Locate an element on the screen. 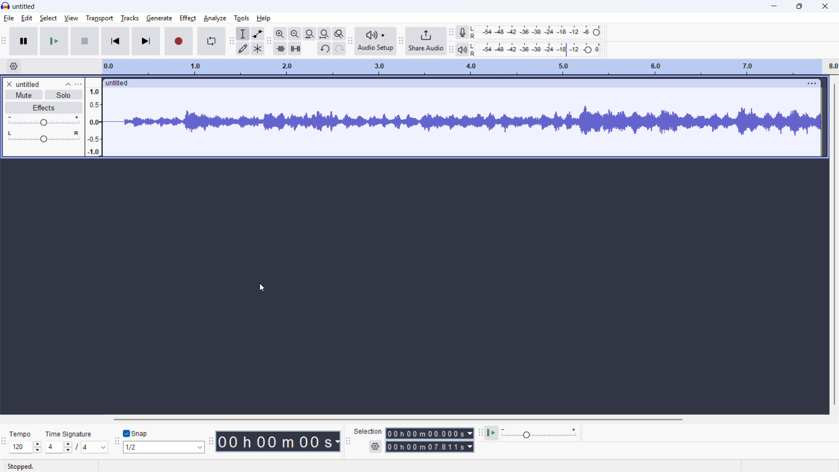 This screenshot has height=472, width=839. track waveform is located at coordinates (461, 121).